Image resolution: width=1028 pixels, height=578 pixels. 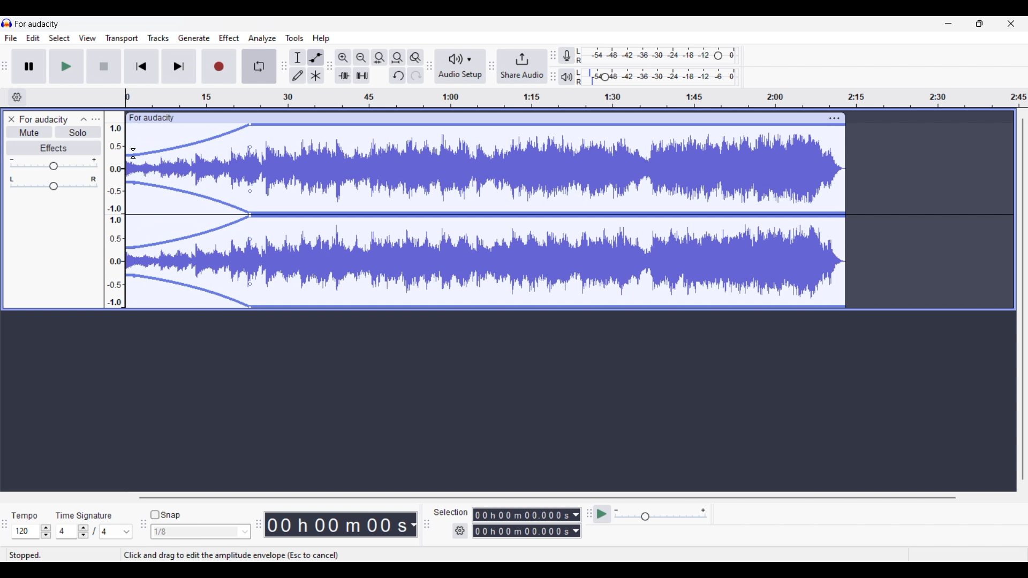 I want to click on Settings, so click(x=460, y=531).